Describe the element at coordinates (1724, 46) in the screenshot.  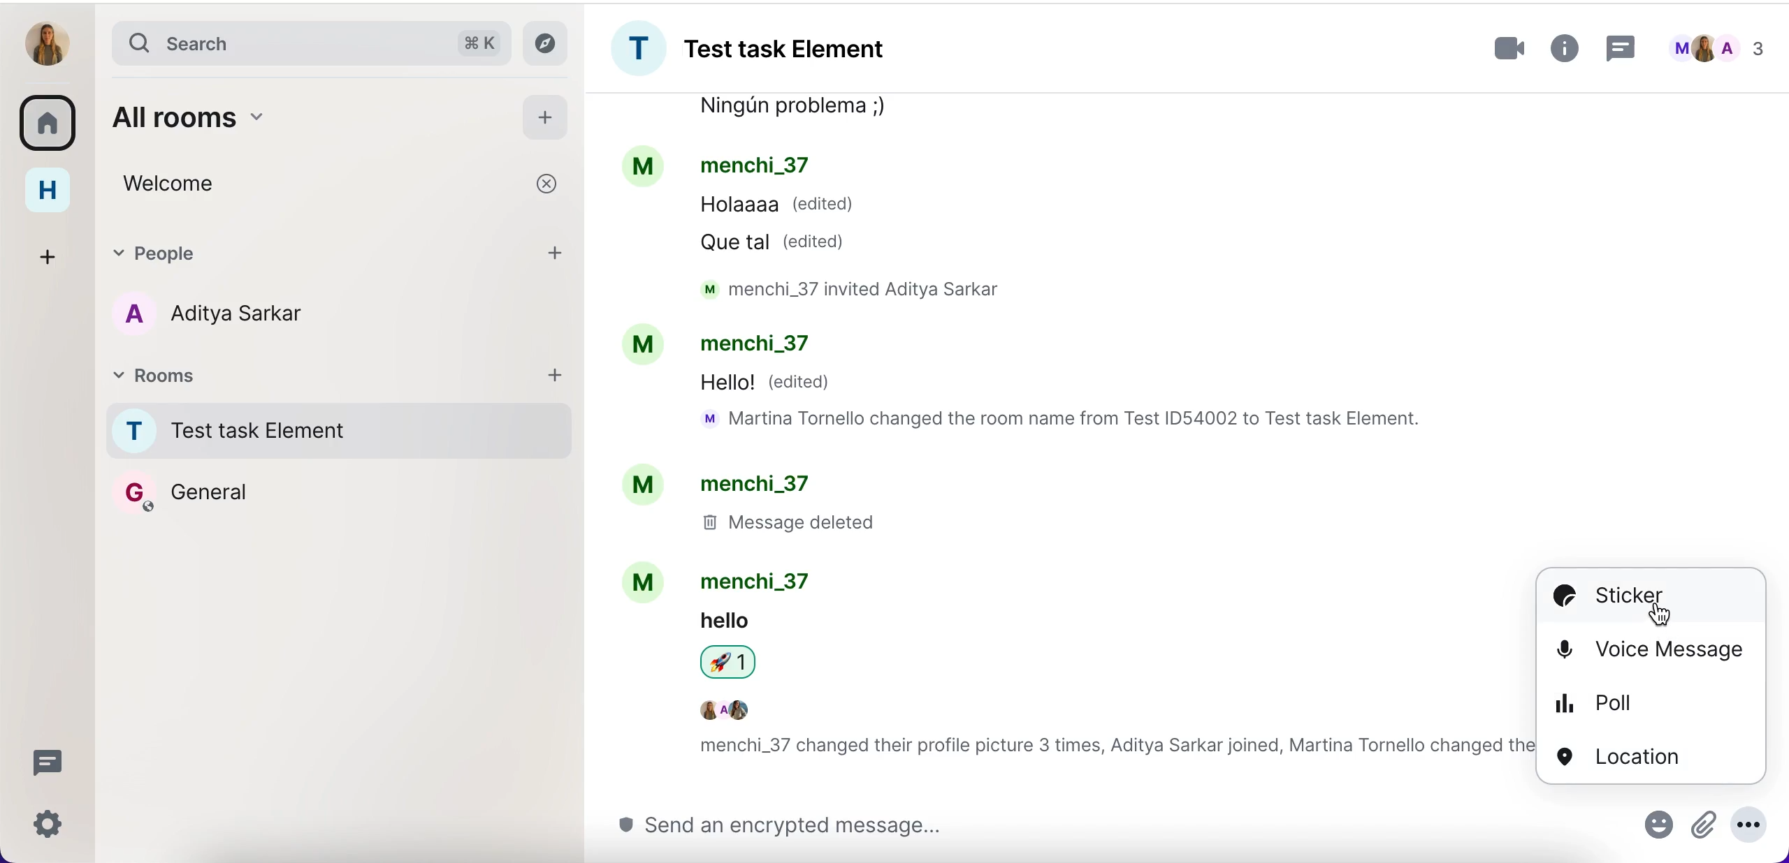
I see `chats` at that location.